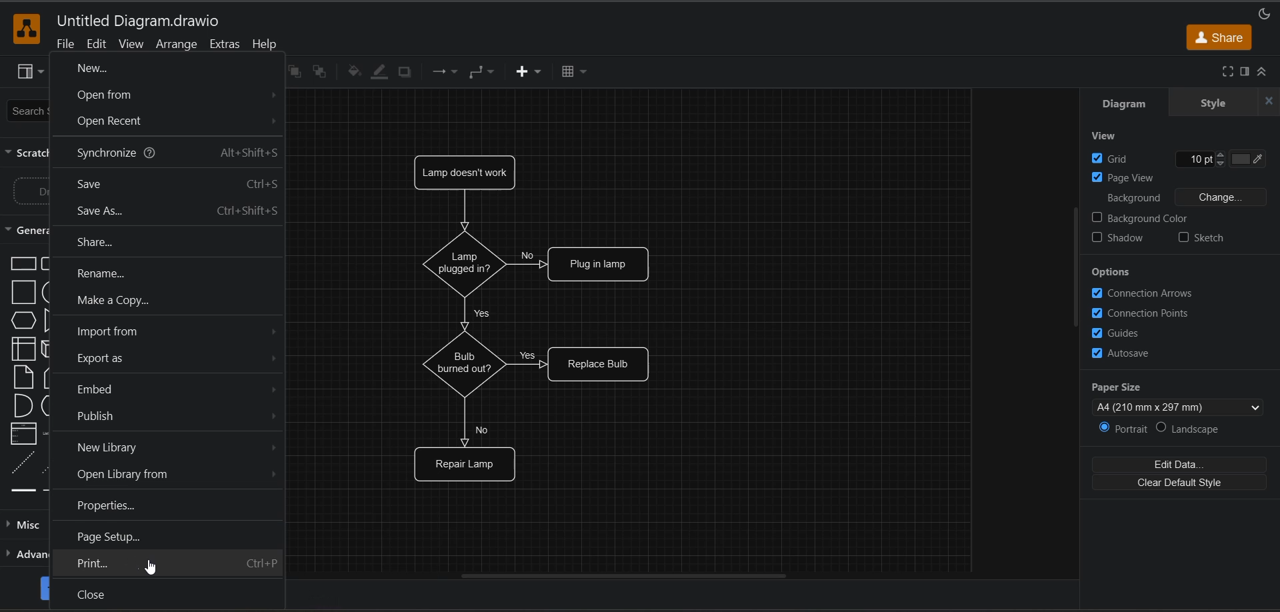  What do you see at coordinates (622, 576) in the screenshot?
I see `horizontal scroll bar` at bounding box center [622, 576].